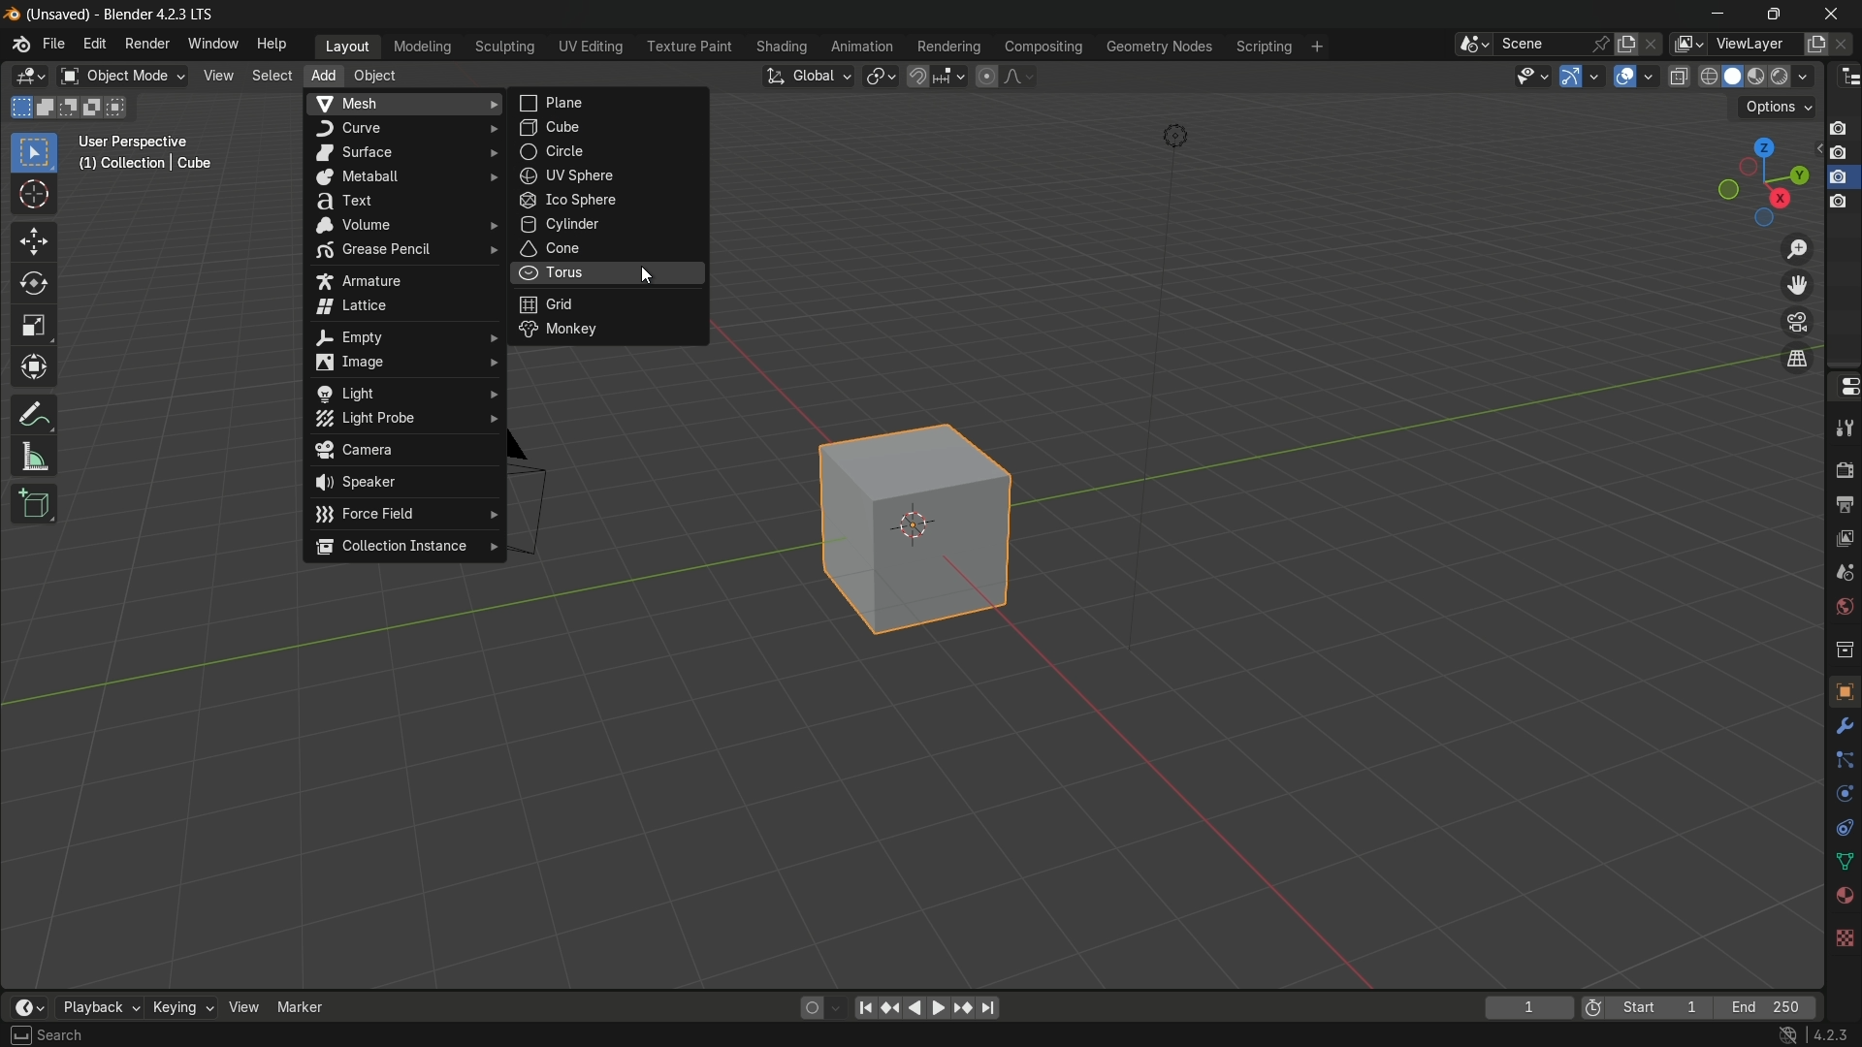 Image resolution: width=1862 pixels, height=1047 pixels. What do you see at coordinates (216, 76) in the screenshot?
I see `view` at bounding box center [216, 76].